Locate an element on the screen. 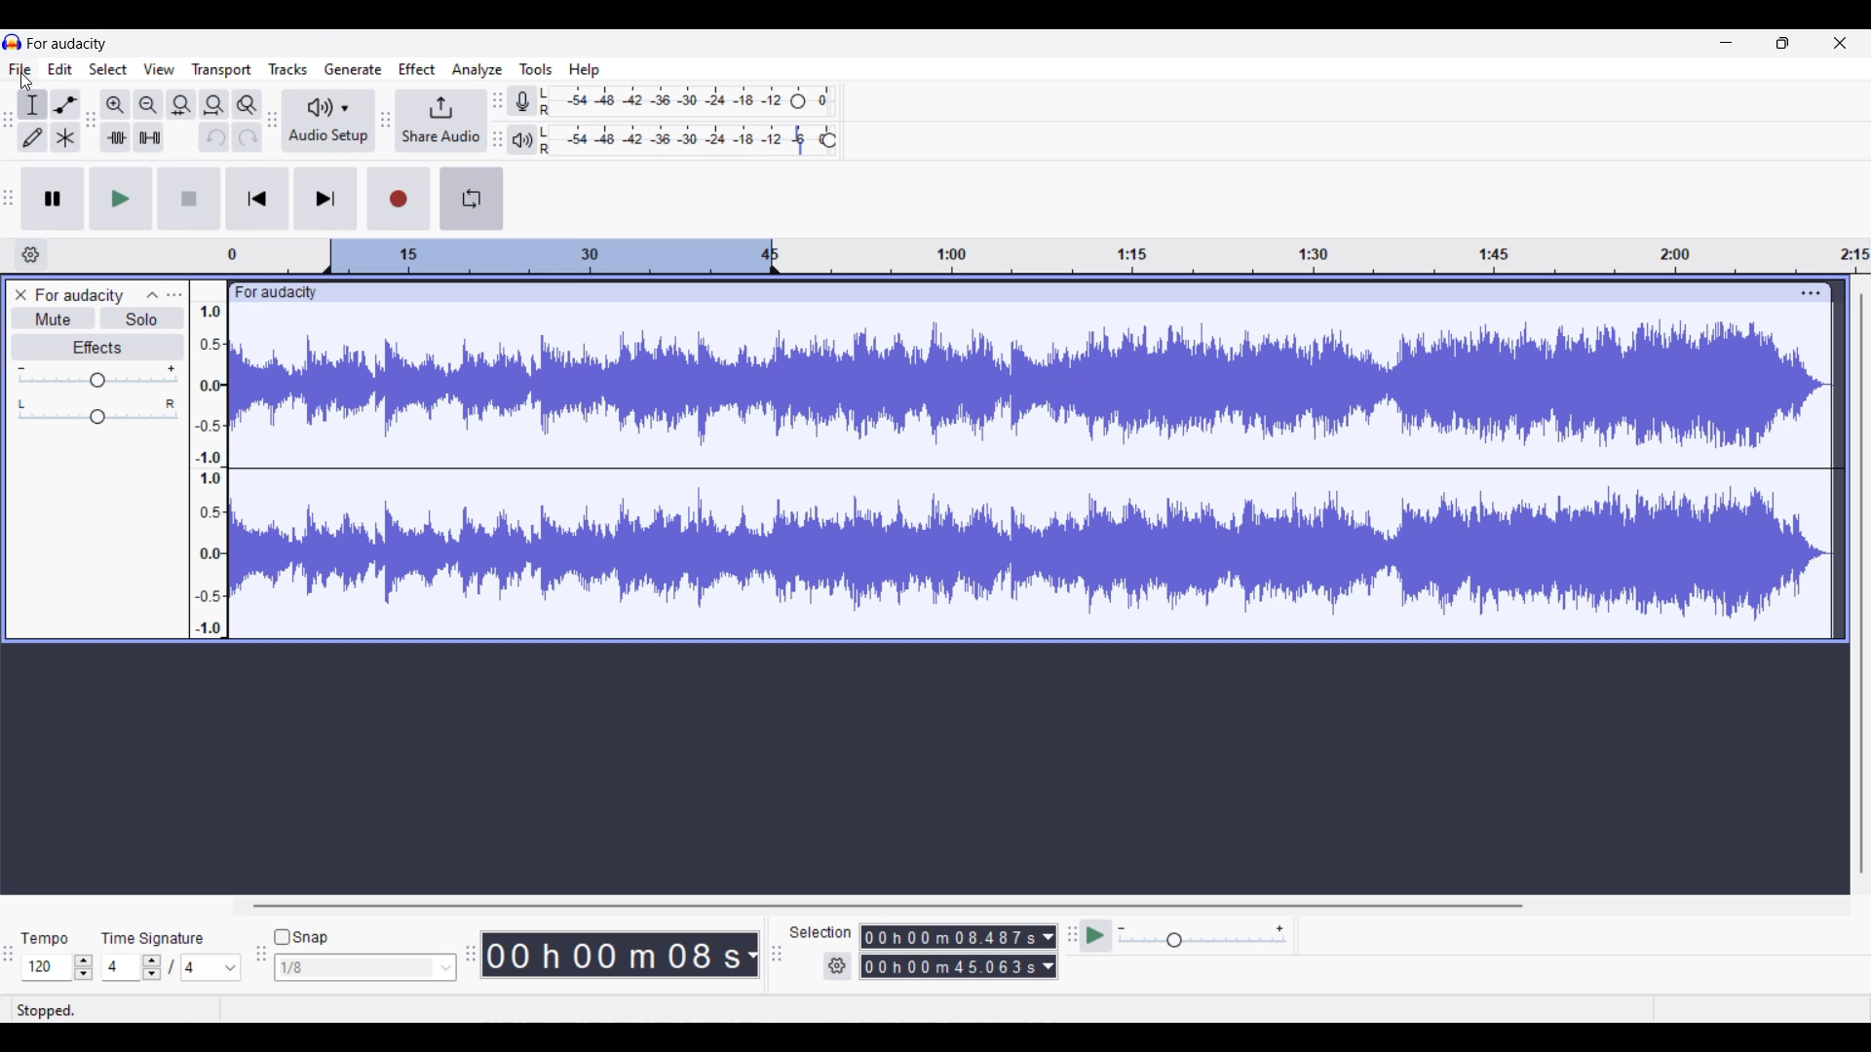 The image size is (1871, 1052). Edit menu is located at coordinates (59, 69).